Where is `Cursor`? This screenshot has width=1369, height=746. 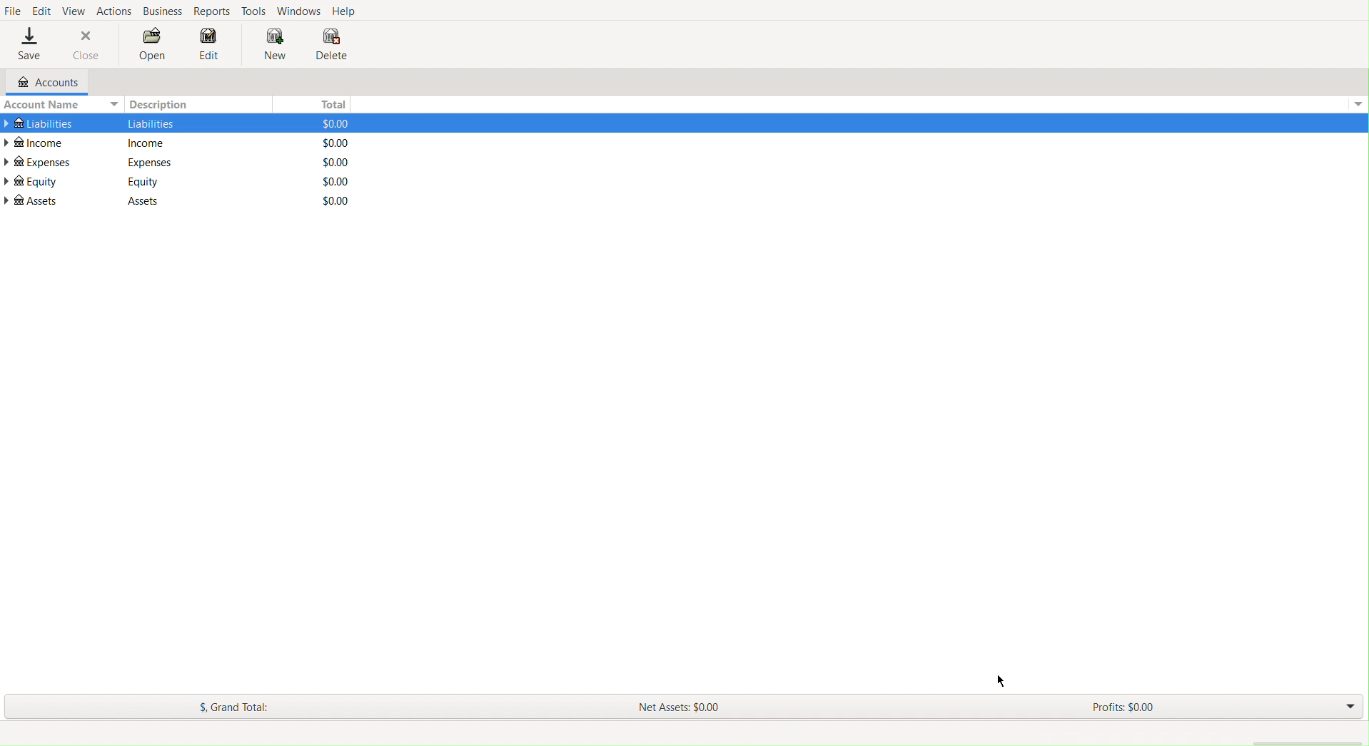
Cursor is located at coordinates (1003, 681).